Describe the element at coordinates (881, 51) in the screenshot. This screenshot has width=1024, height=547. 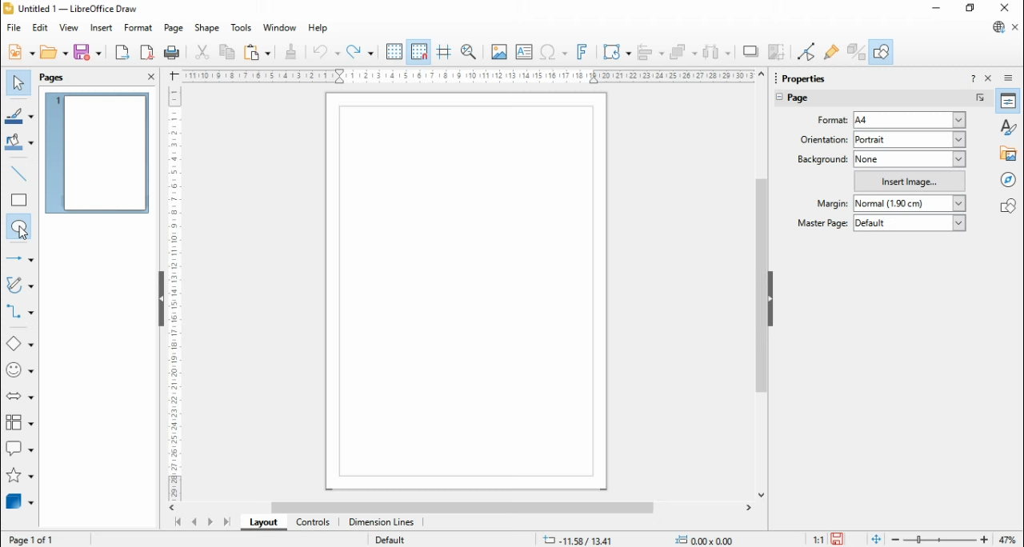
I see `show draw functions` at that location.